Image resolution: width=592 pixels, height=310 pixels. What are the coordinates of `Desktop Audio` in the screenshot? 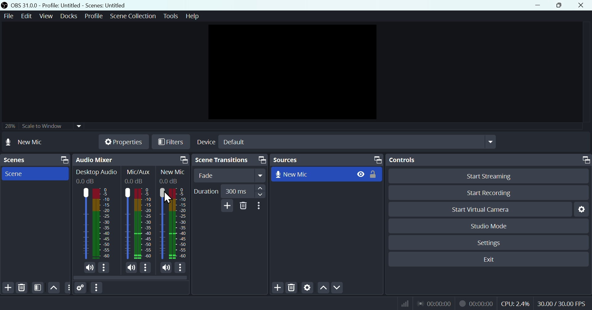 It's located at (97, 173).